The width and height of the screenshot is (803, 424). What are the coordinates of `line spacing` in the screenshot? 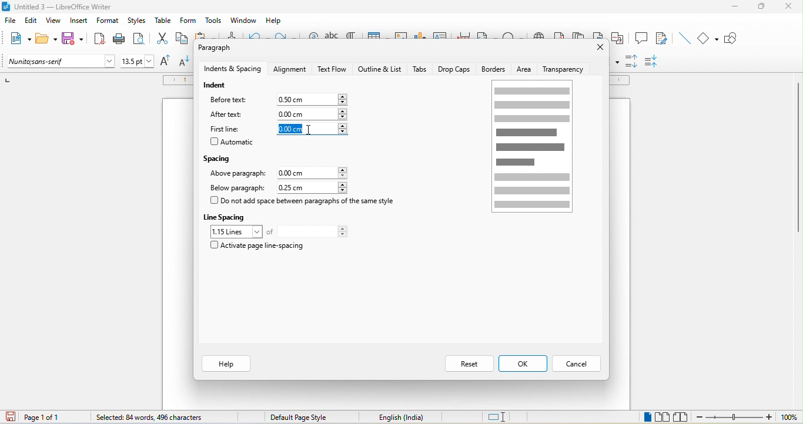 It's located at (224, 217).